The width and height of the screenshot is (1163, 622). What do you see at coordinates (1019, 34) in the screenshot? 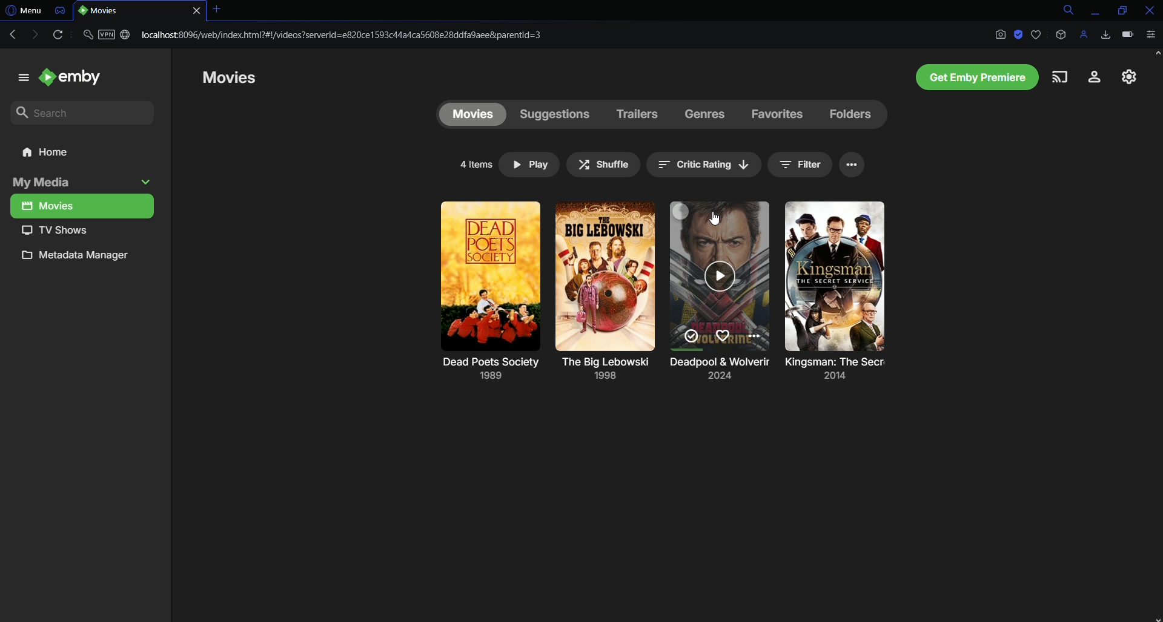
I see `Adblock` at bounding box center [1019, 34].